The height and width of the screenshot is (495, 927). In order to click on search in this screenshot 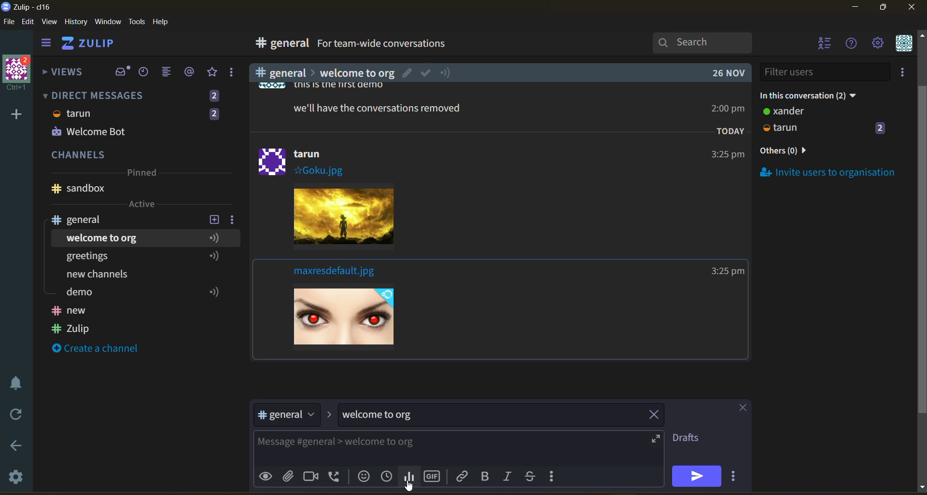, I will do `click(711, 42)`.